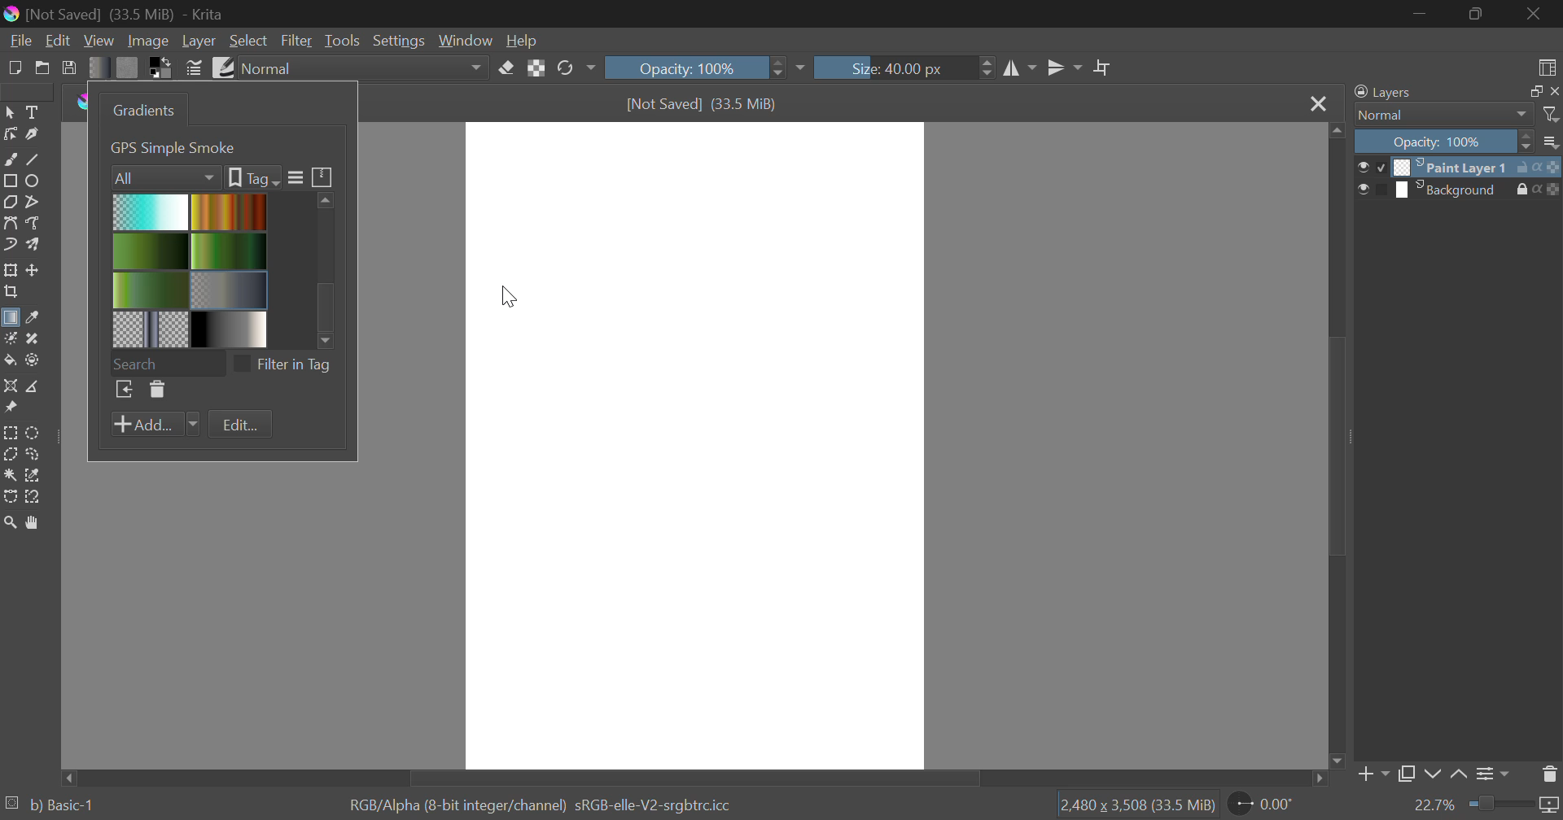 The image size is (1563, 820). What do you see at coordinates (31, 200) in the screenshot?
I see `Polyline` at bounding box center [31, 200].